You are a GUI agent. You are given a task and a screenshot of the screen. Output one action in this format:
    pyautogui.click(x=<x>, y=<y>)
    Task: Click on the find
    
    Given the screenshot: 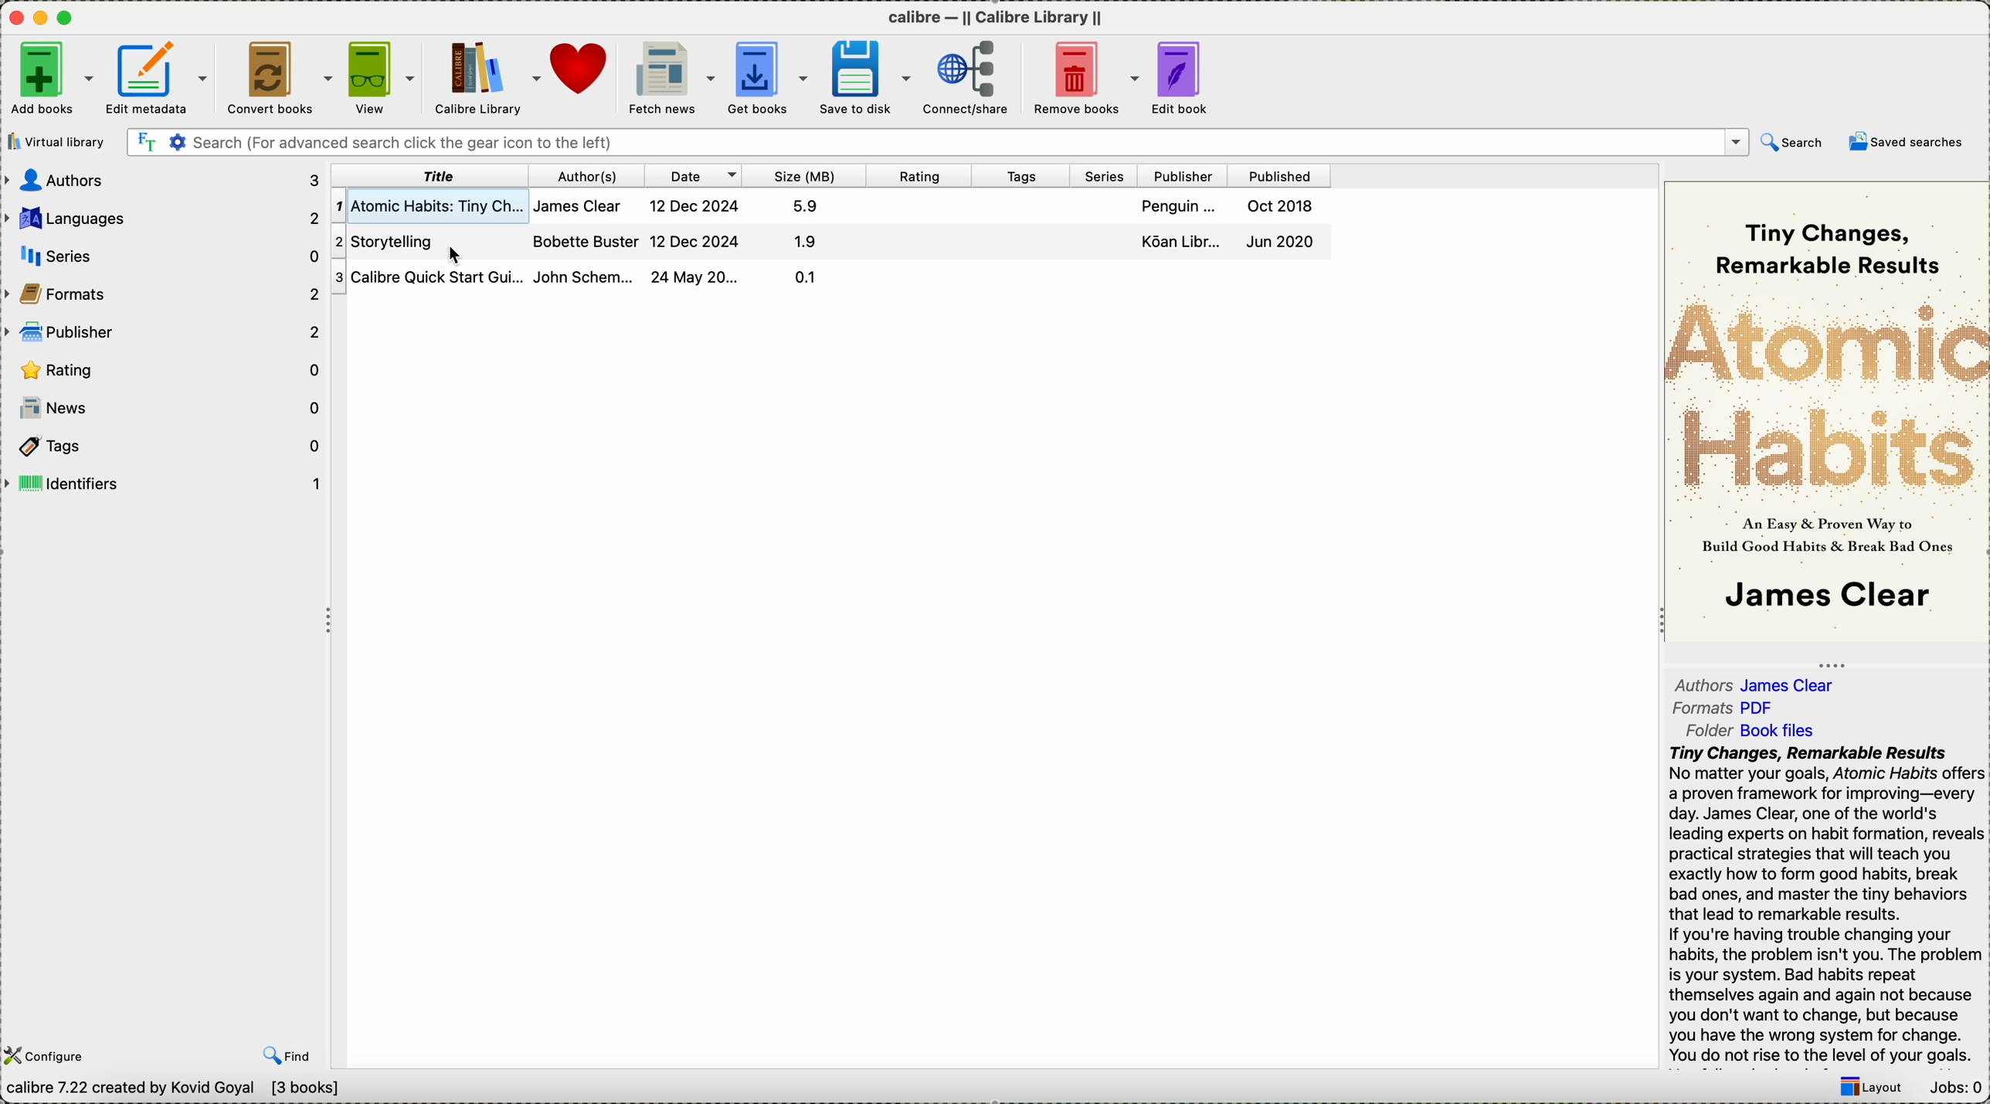 What is the action you would take?
    pyautogui.click(x=286, y=1055)
    